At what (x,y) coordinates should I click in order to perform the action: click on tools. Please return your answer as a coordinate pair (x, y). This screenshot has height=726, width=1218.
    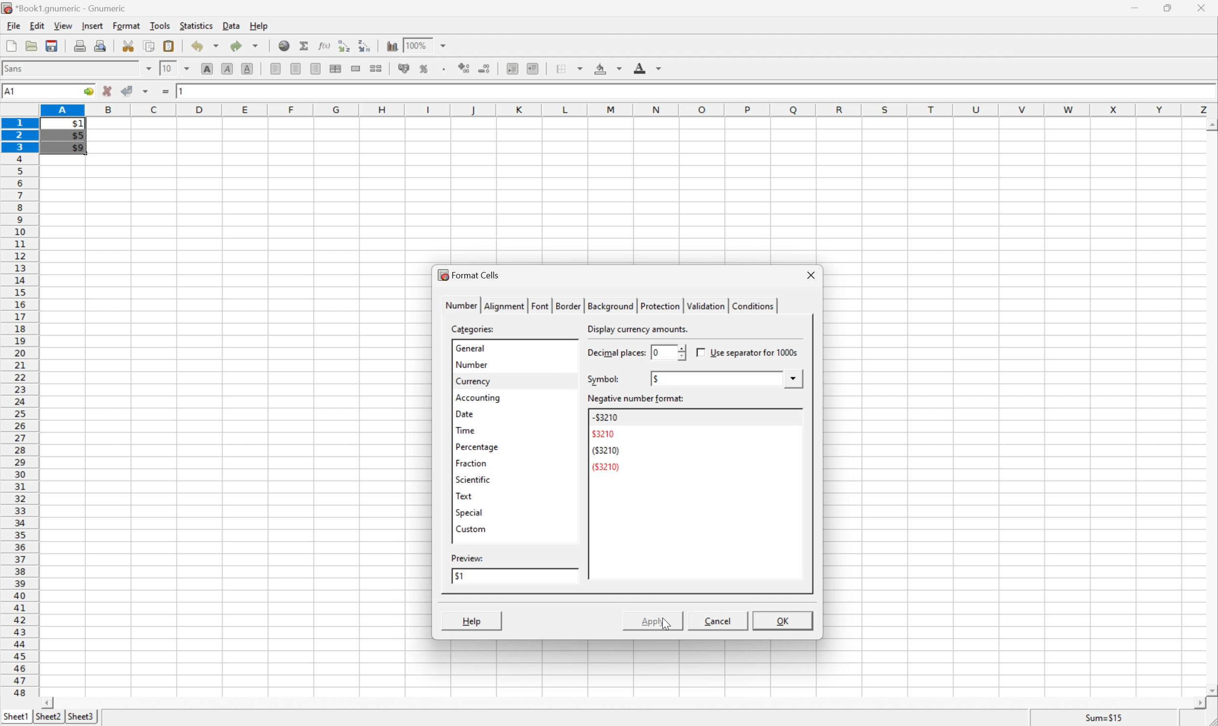
    Looking at the image, I should click on (161, 25).